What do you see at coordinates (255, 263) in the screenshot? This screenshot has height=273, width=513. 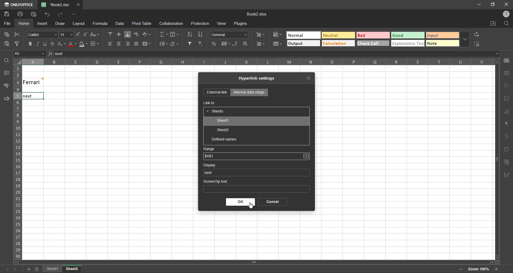 I see `Vertical Scrollbar` at bounding box center [255, 263].